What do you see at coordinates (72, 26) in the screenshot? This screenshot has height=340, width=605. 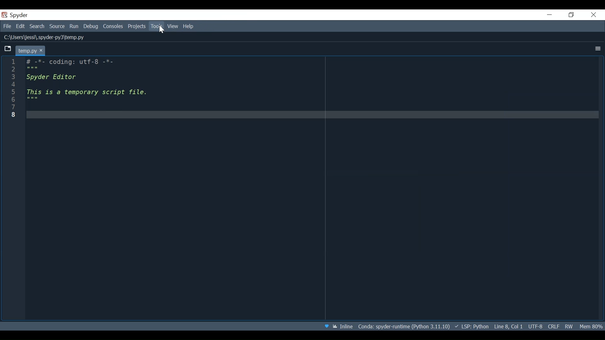 I see `Run` at bounding box center [72, 26].